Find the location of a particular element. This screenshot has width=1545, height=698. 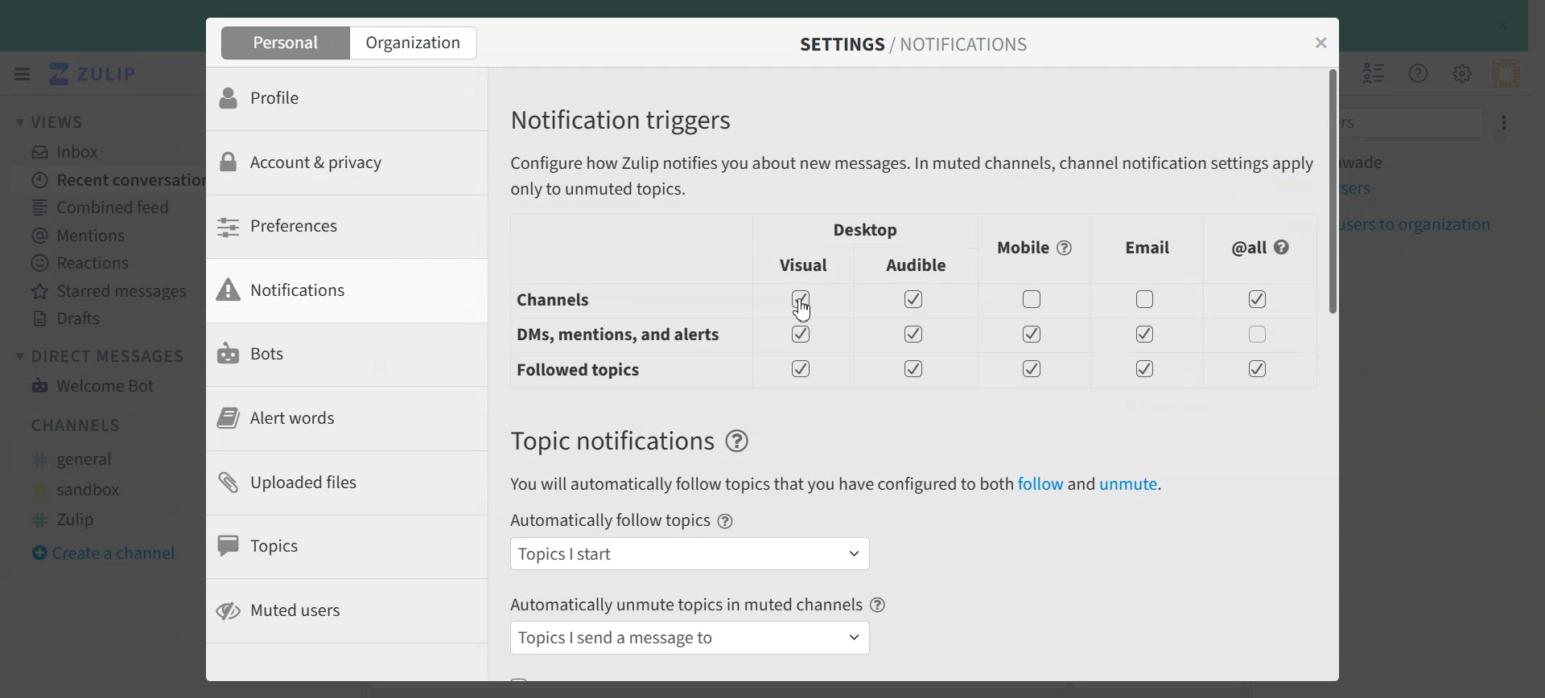

Help Menu is located at coordinates (1416, 72).